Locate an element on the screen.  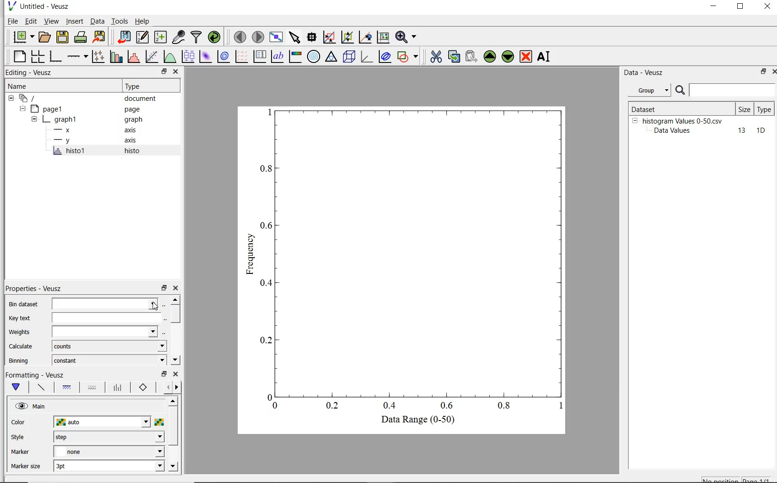
Binning is located at coordinates (19, 360).